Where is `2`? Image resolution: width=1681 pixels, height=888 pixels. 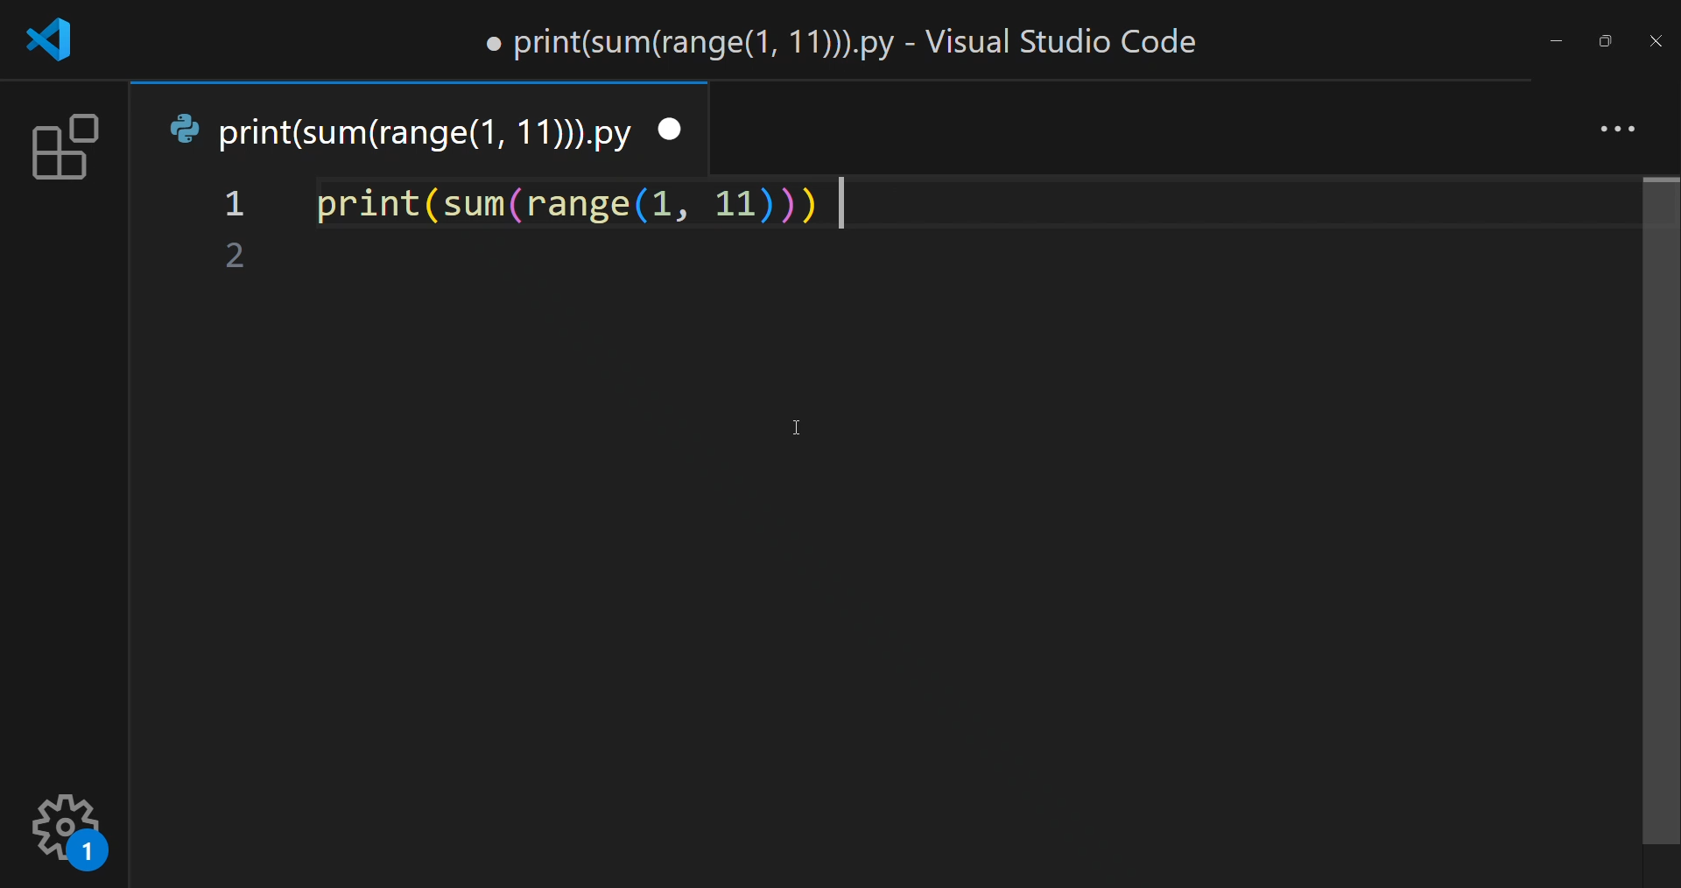 2 is located at coordinates (236, 257).